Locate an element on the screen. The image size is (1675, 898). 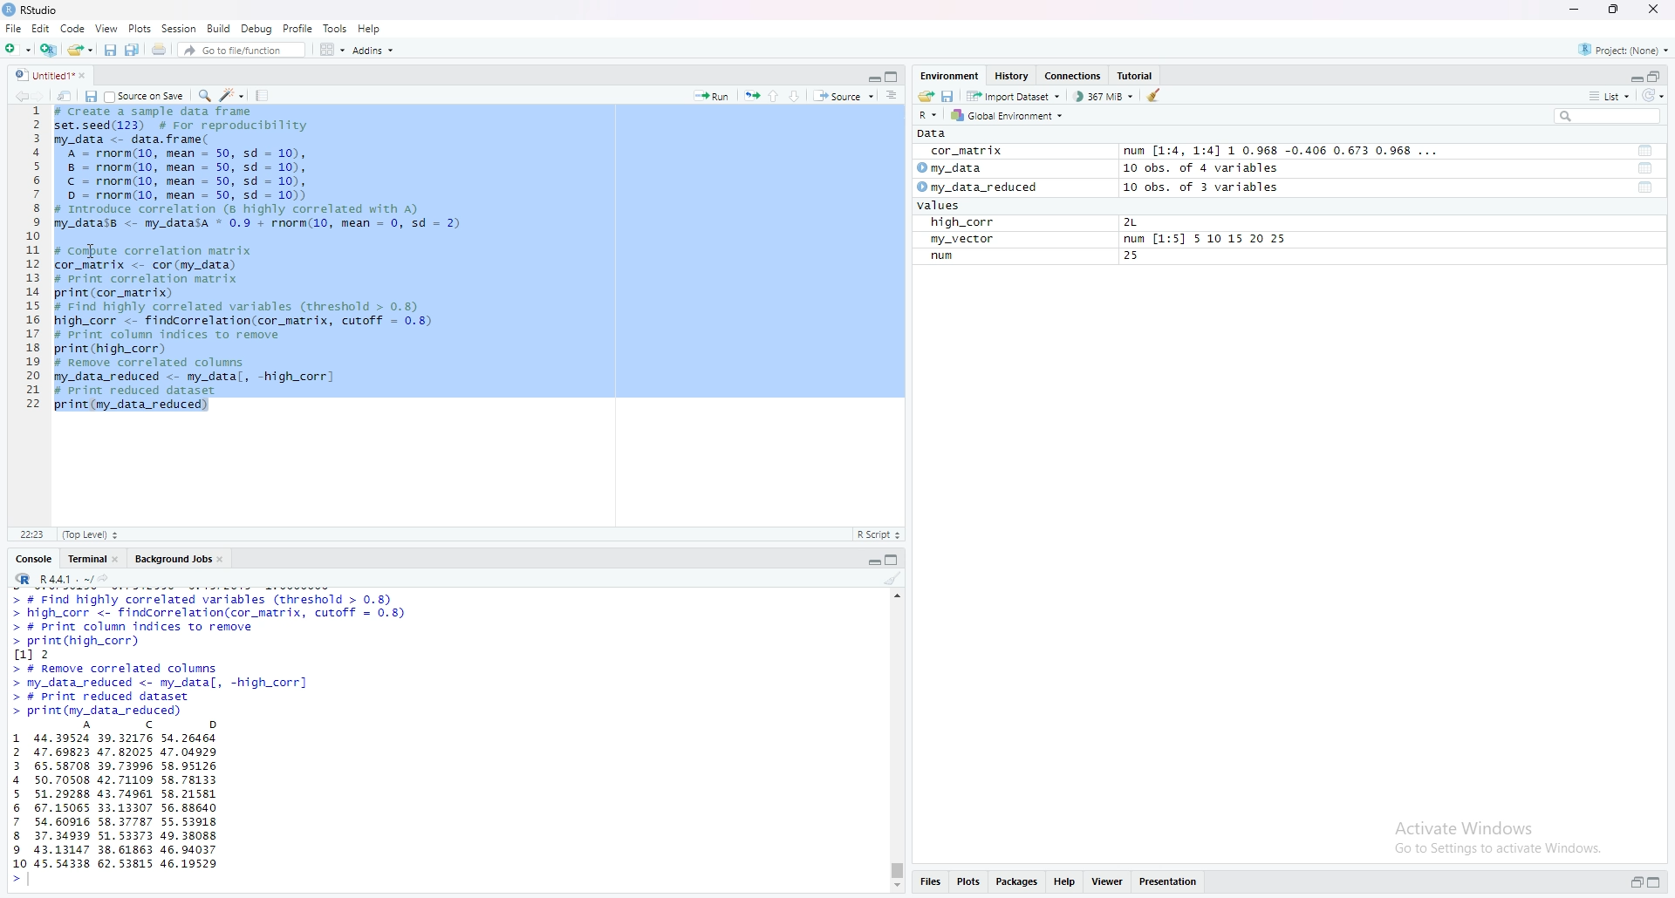
Run is located at coordinates (714, 96).